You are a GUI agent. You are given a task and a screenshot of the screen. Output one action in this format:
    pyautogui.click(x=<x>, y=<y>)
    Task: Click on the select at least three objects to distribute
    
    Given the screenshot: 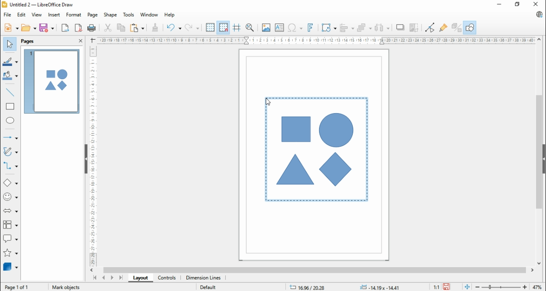 What is the action you would take?
    pyautogui.click(x=382, y=28)
    